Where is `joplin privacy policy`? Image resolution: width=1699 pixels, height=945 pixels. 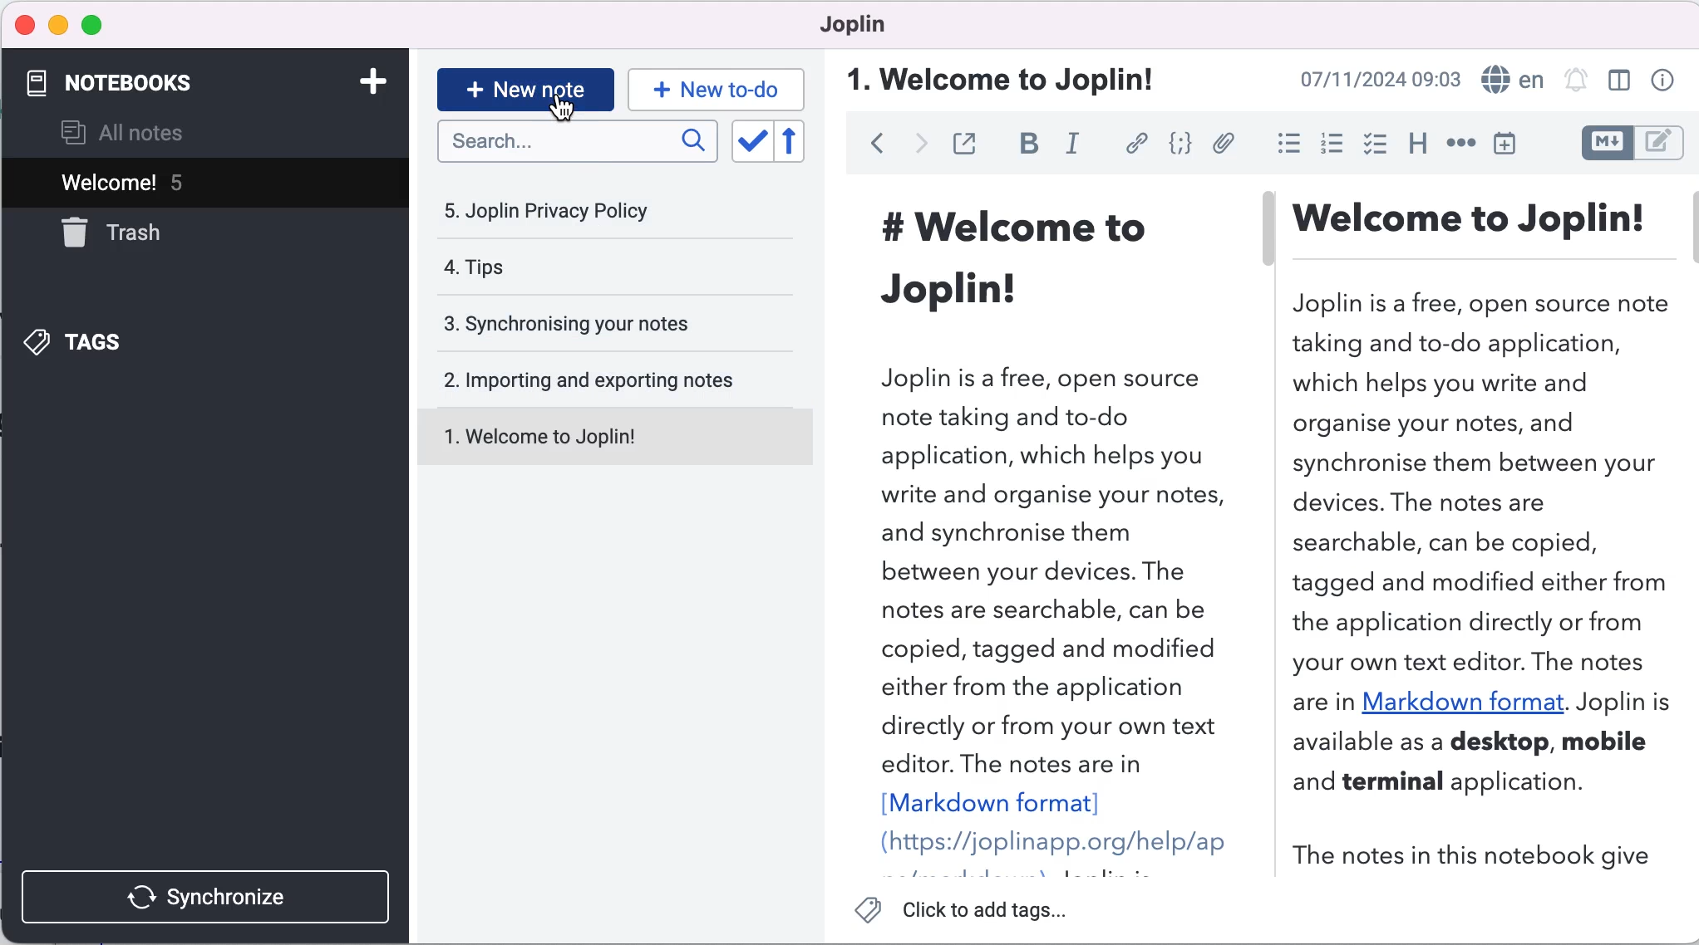
joplin privacy policy is located at coordinates (566, 210).